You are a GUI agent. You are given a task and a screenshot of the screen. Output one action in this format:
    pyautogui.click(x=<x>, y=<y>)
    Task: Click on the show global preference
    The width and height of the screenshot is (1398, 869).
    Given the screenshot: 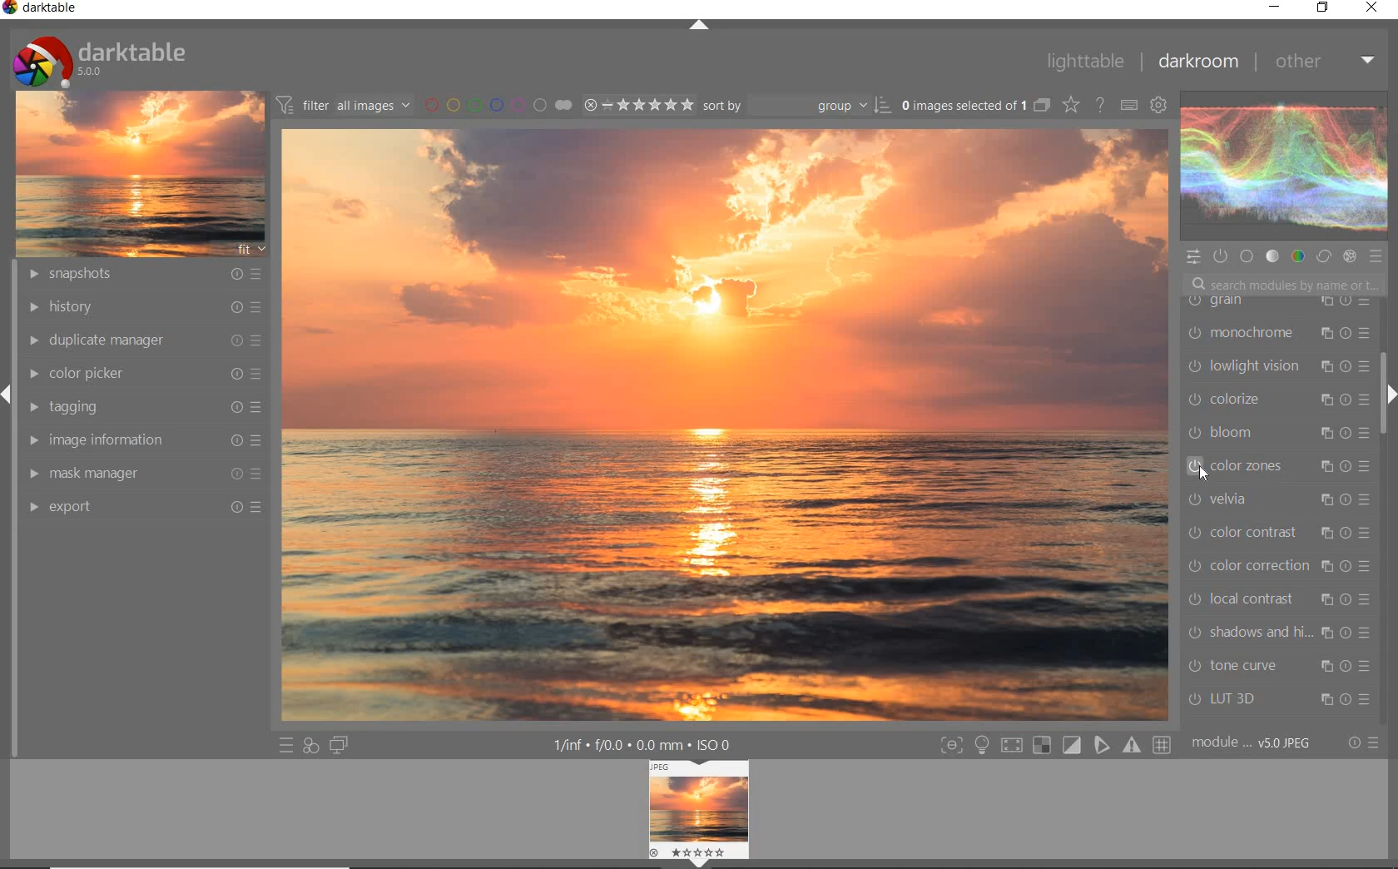 What is the action you would take?
    pyautogui.click(x=1160, y=104)
    